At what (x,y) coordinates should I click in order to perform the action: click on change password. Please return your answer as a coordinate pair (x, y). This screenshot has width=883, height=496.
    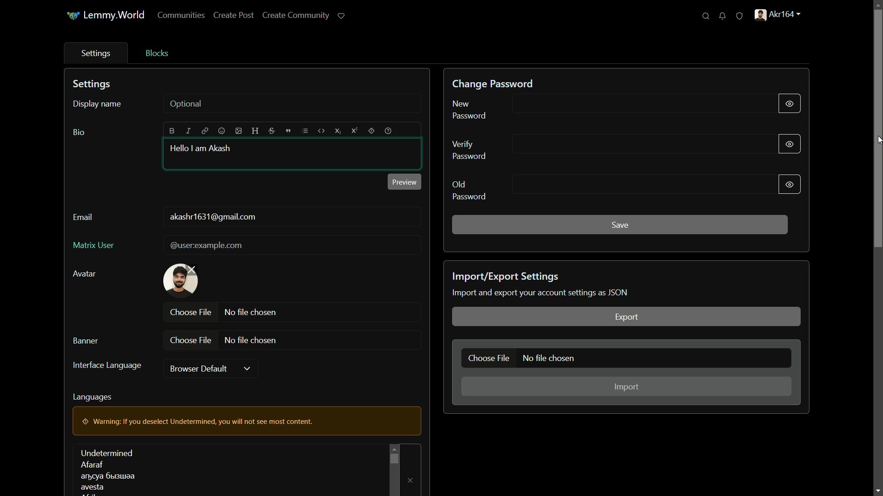
    Looking at the image, I should click on (492, 84).